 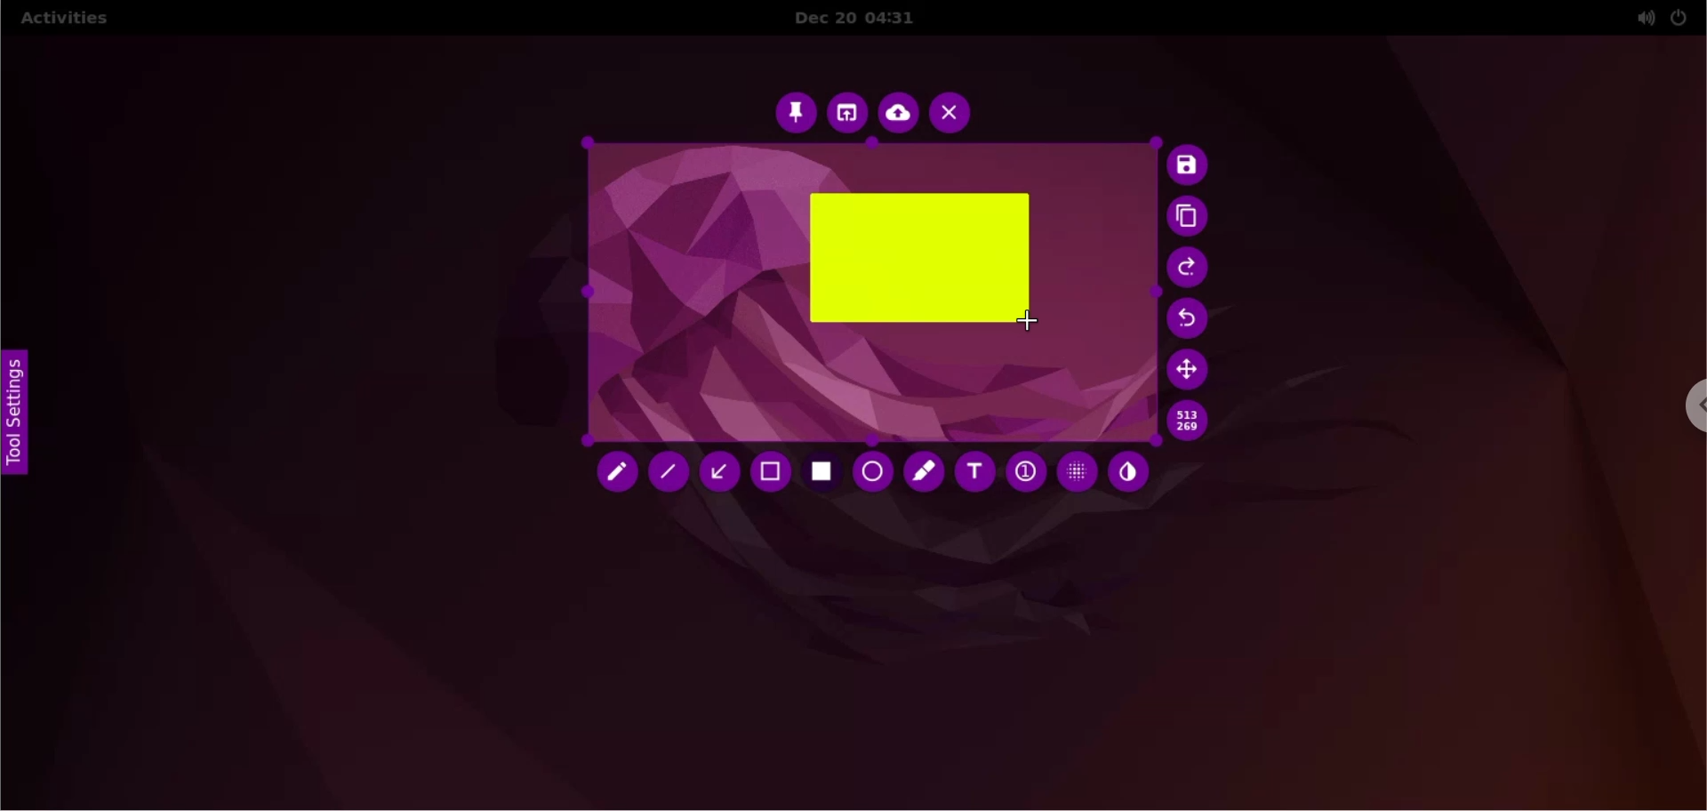 I want to click on choose app to open screenshot, so click(x=845, y=111).